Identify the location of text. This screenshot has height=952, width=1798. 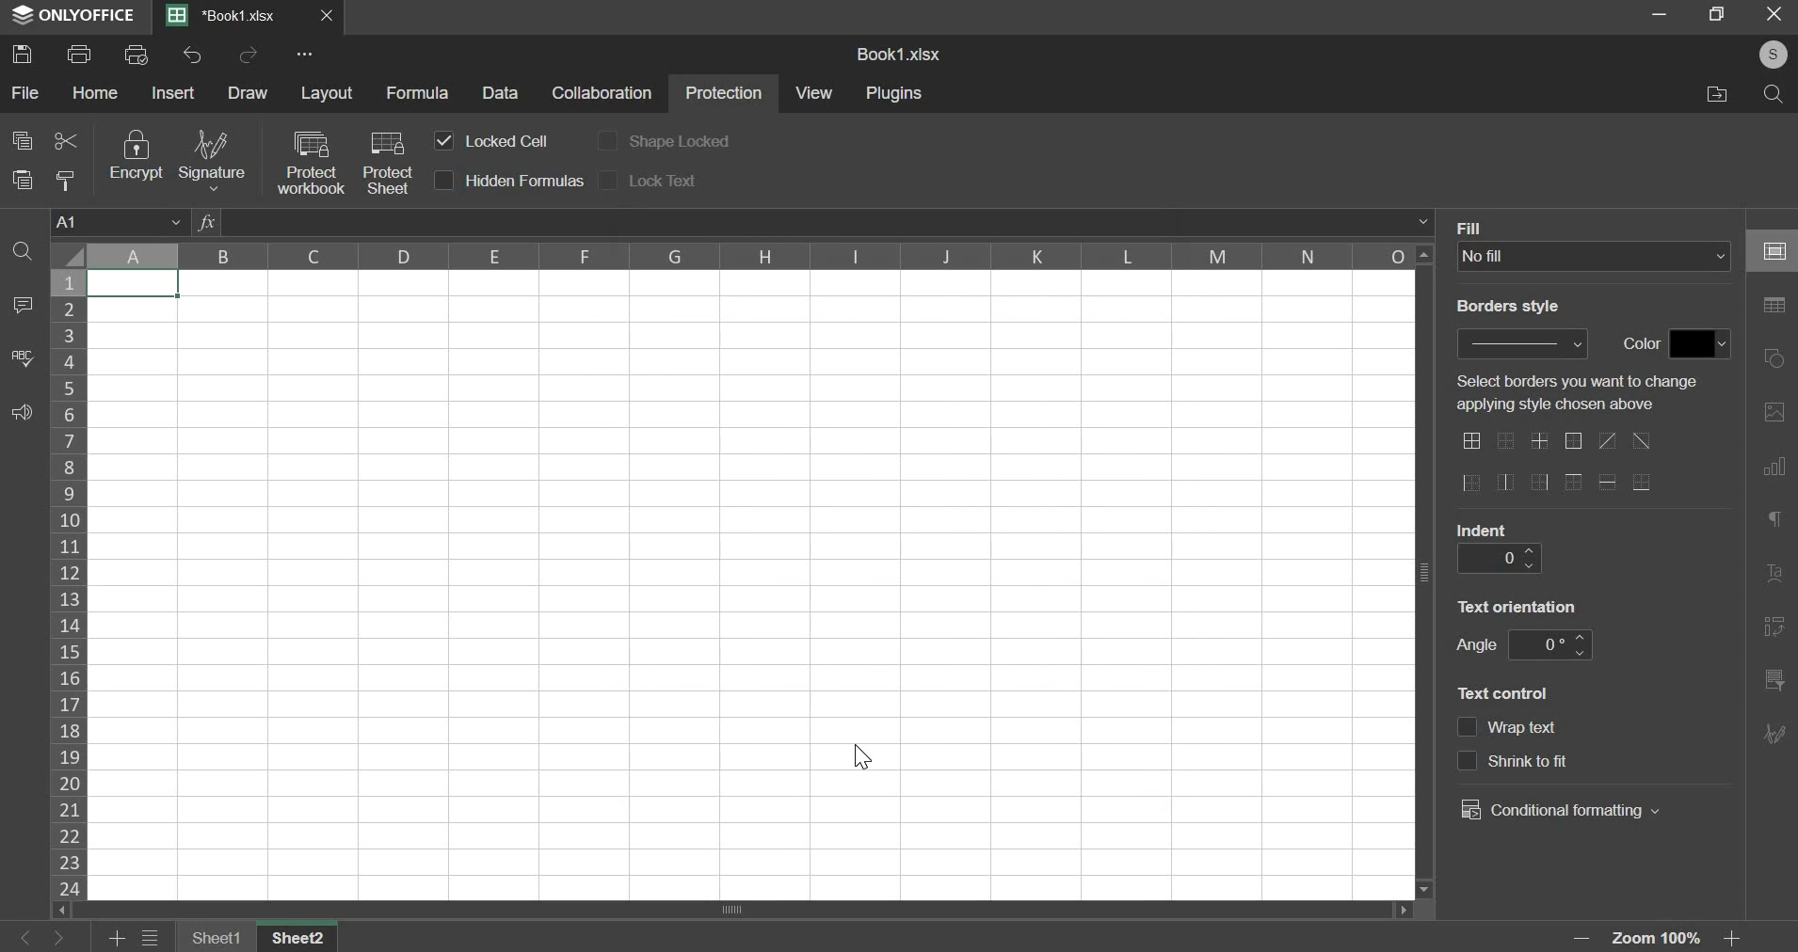
(1519, 604).